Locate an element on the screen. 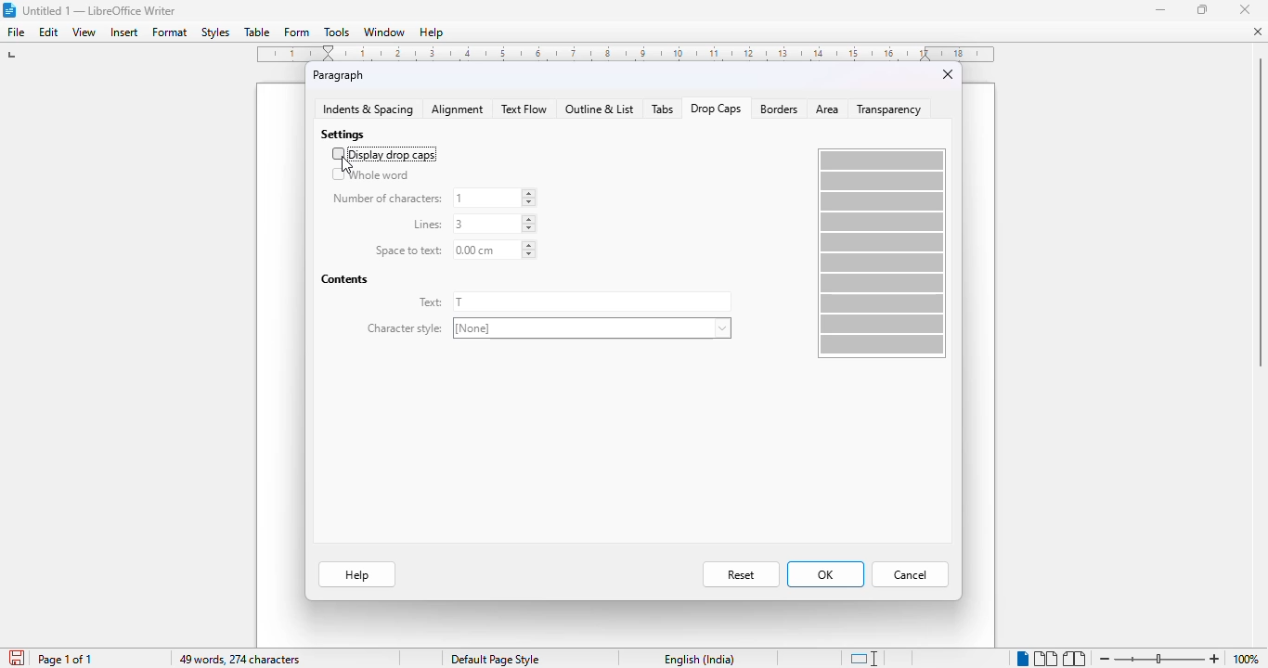 The image size is (1268, 668). page 1 of 1 is located at coordinates (65, 660).